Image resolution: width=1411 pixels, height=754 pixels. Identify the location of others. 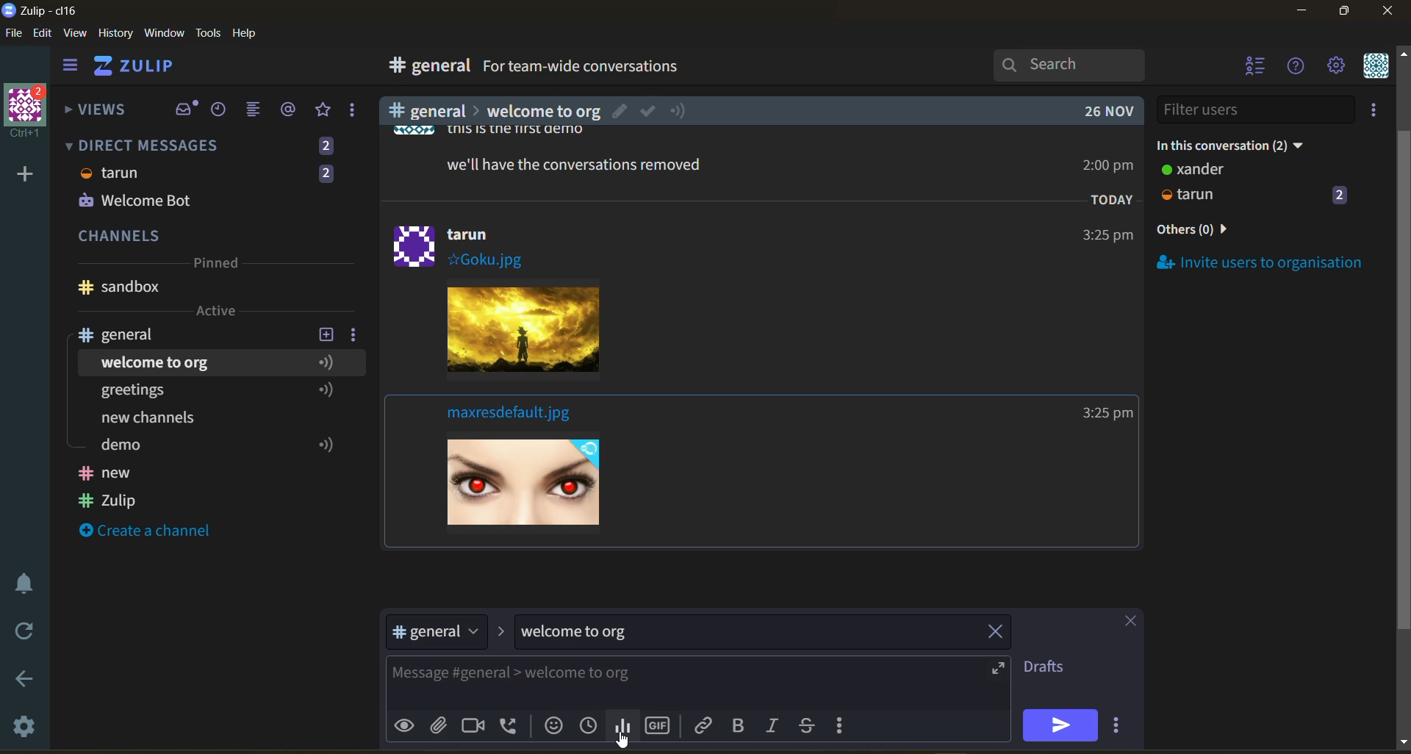
(1216, 231).